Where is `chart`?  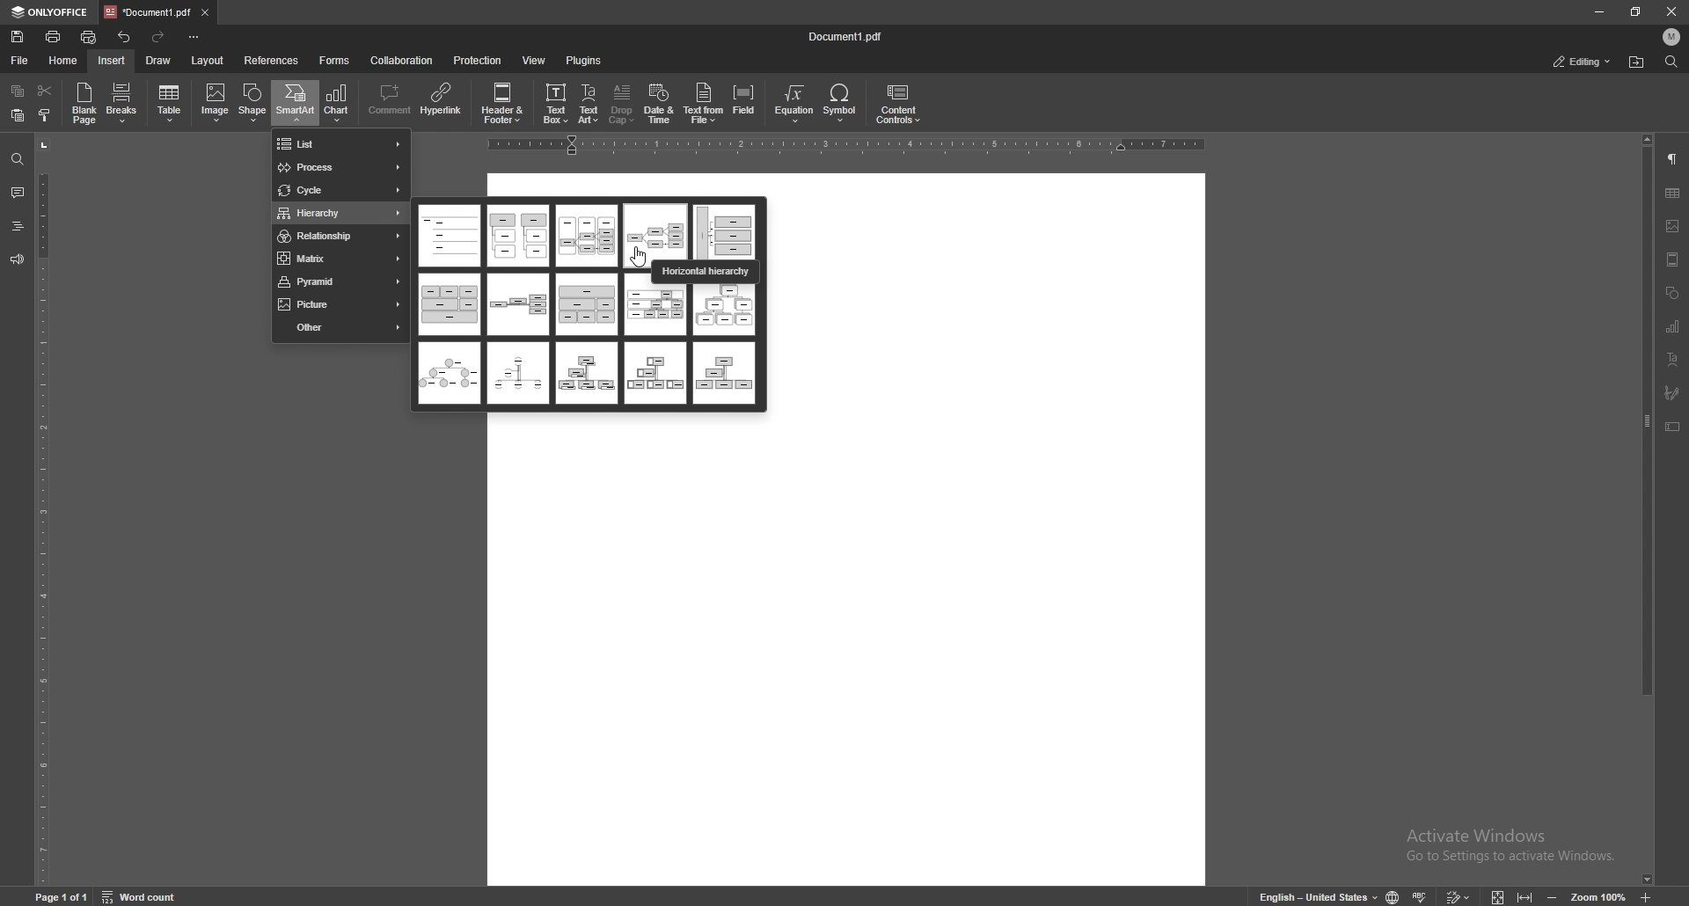 chart is located at coordinates (338, 103).